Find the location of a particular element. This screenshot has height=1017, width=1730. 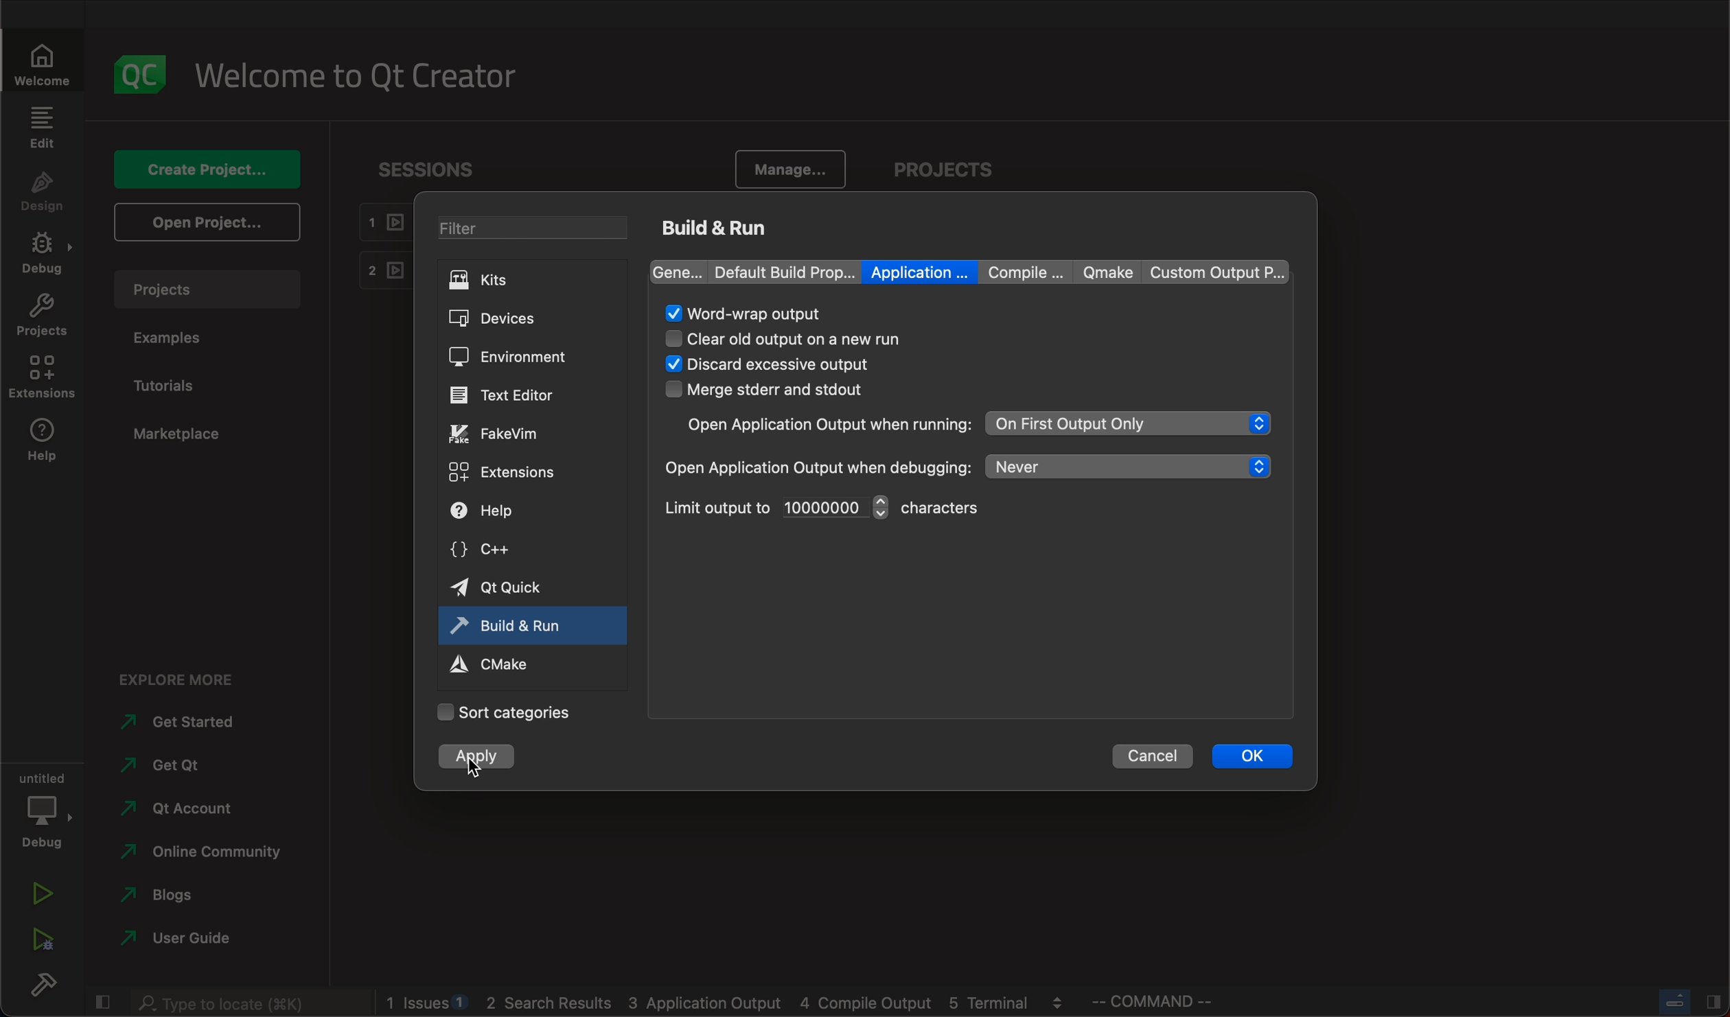

on first output is located at coordinates (1129, 423).